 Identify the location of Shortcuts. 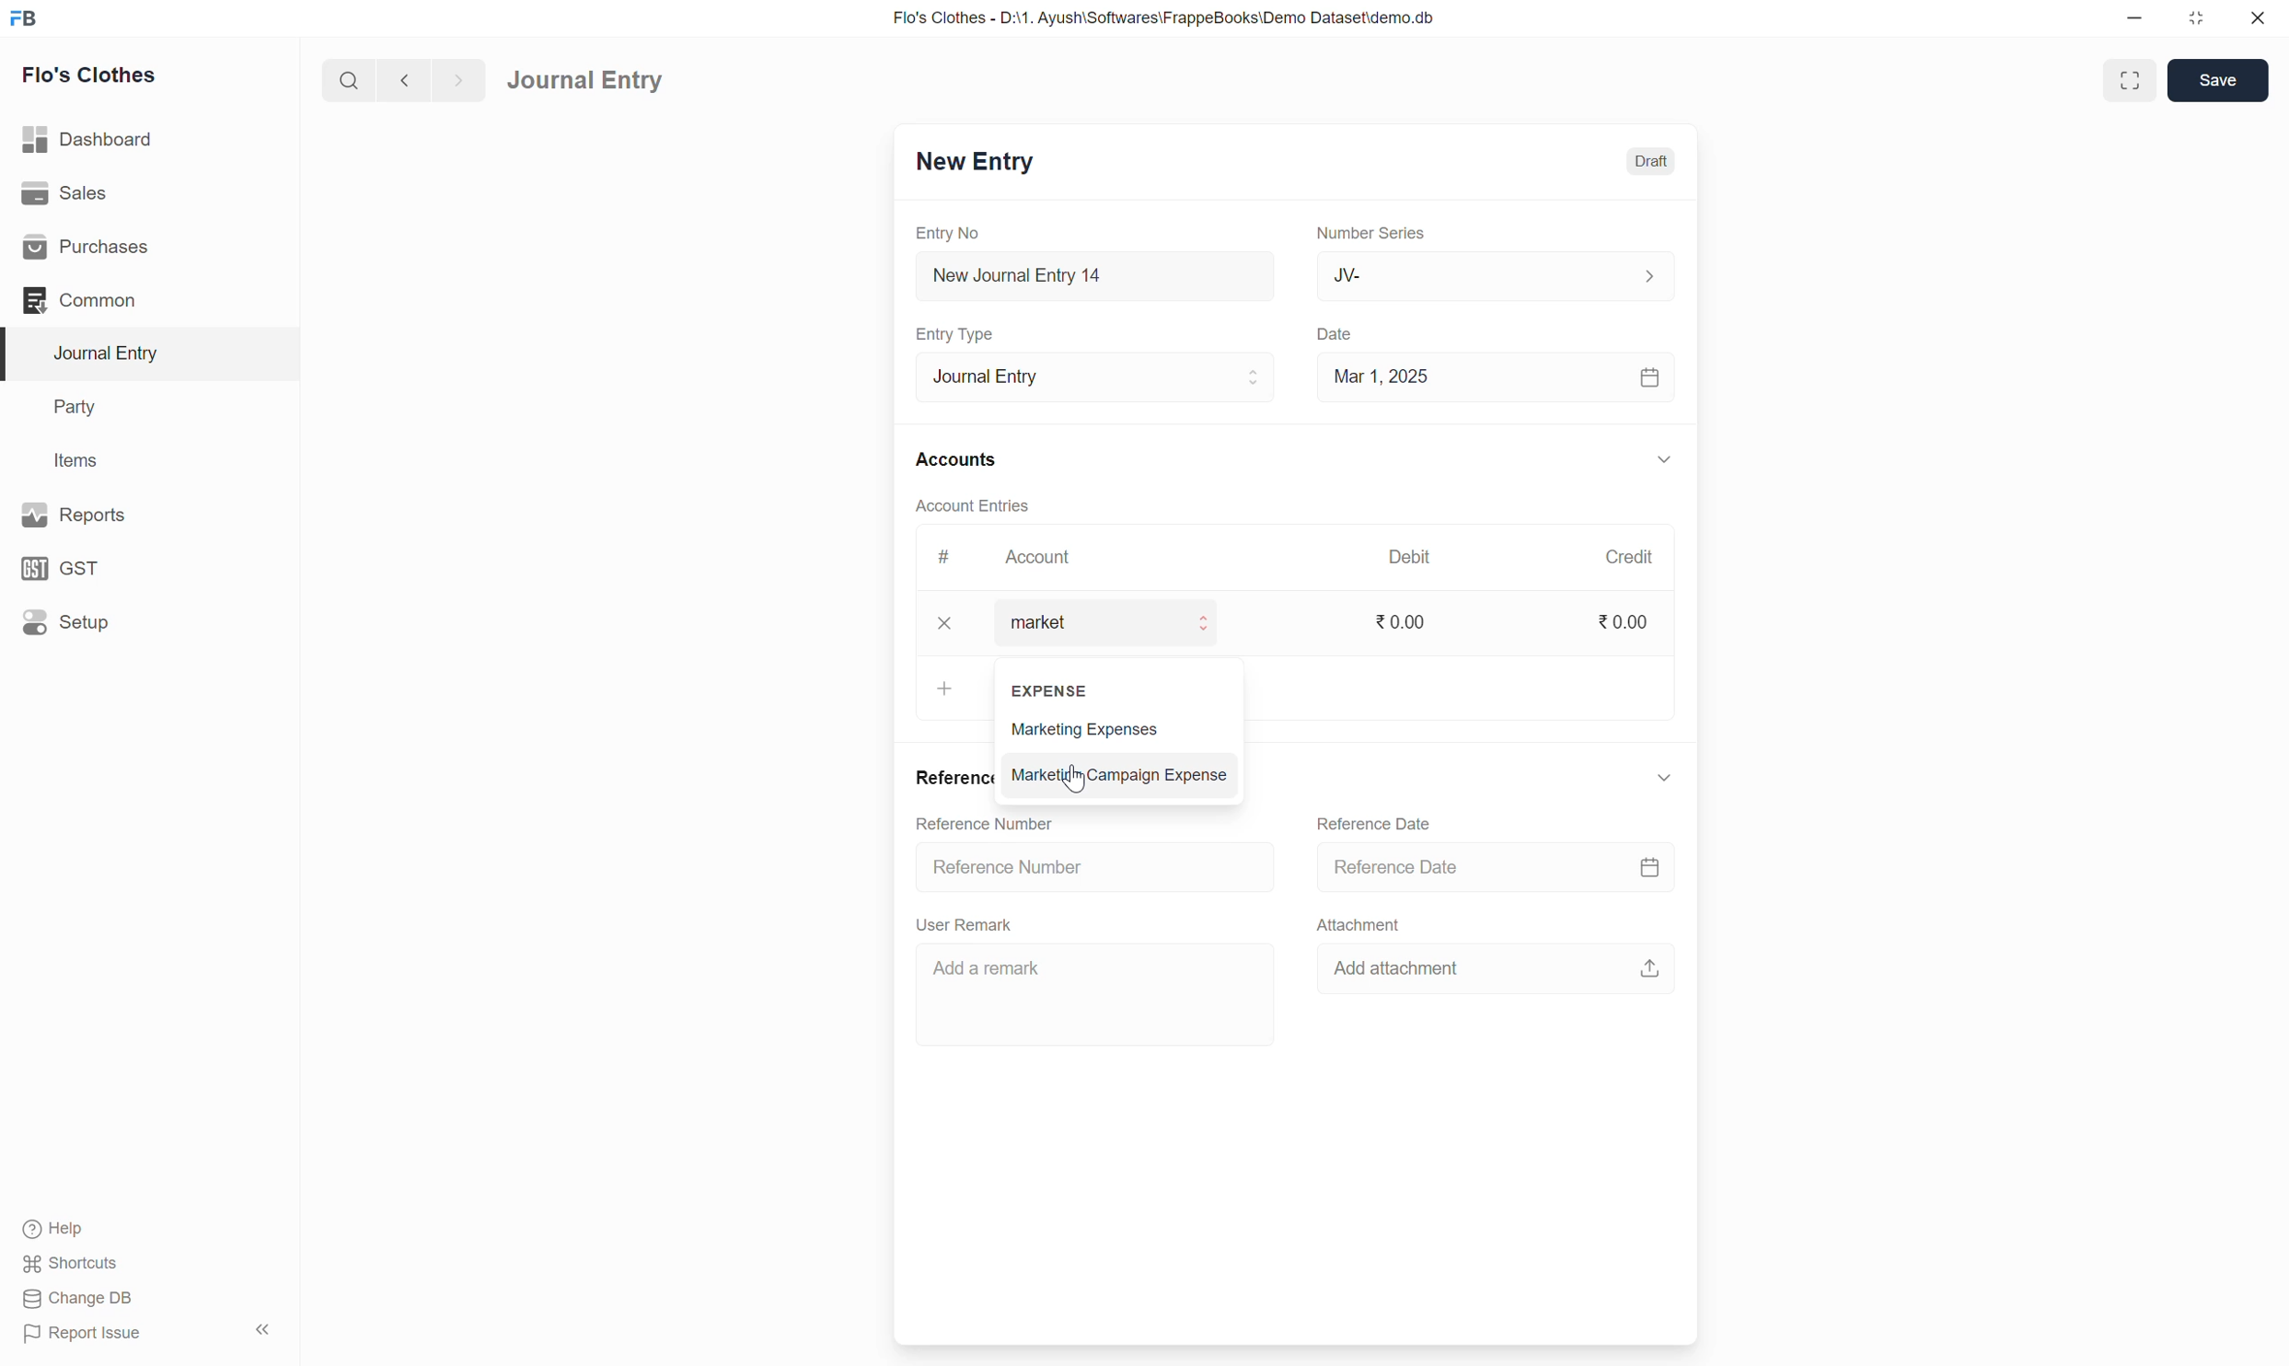
(77, 1264).